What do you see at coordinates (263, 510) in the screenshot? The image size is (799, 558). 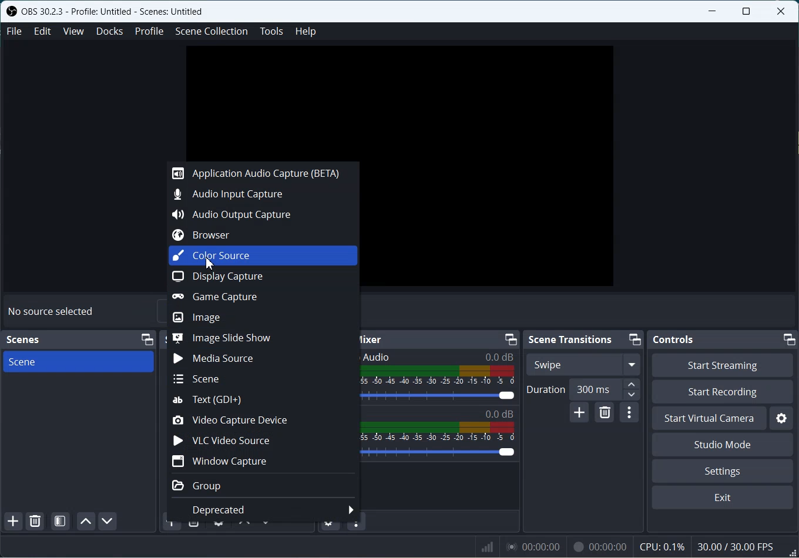 I see `Deprecated` at bounding box center [263, 510].